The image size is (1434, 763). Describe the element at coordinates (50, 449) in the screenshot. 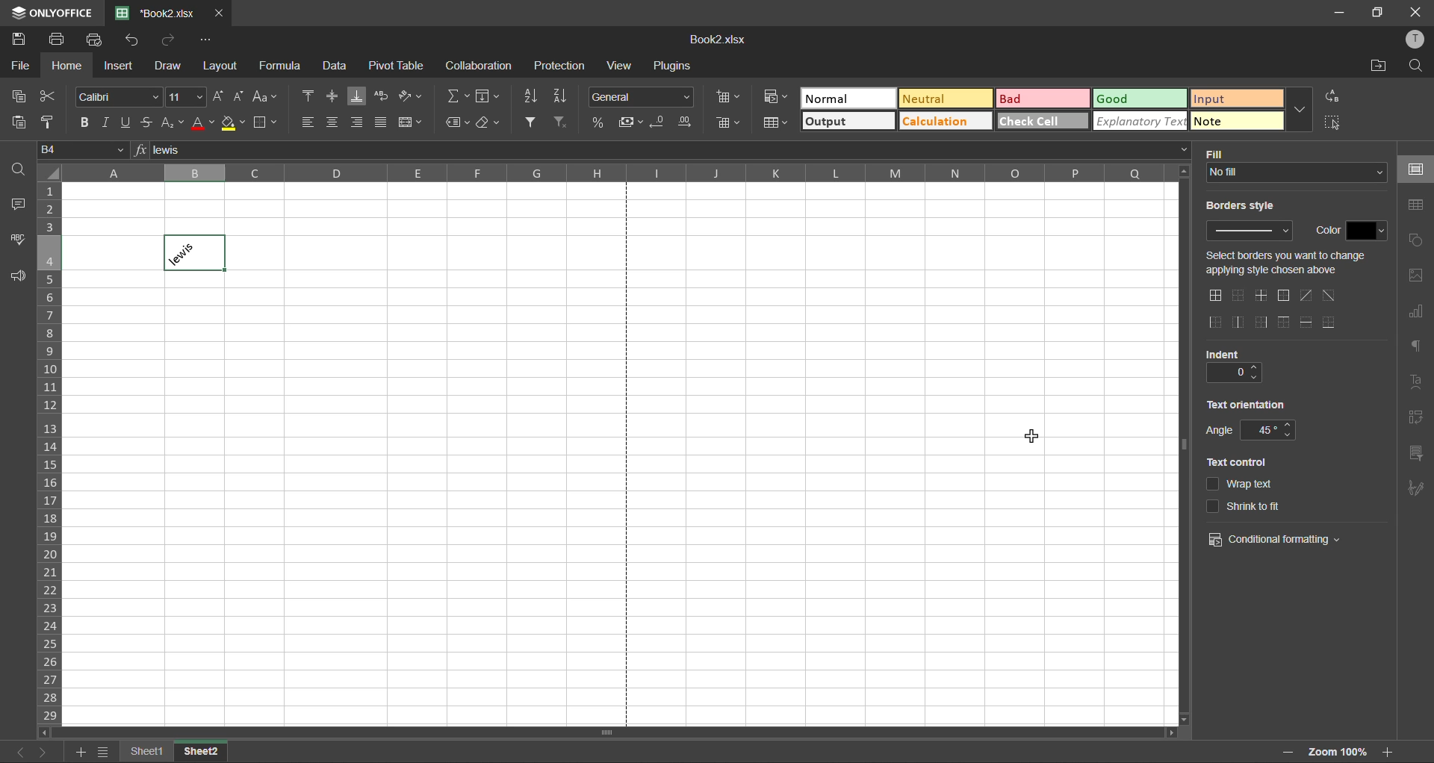

I see `row numbers` at that location.